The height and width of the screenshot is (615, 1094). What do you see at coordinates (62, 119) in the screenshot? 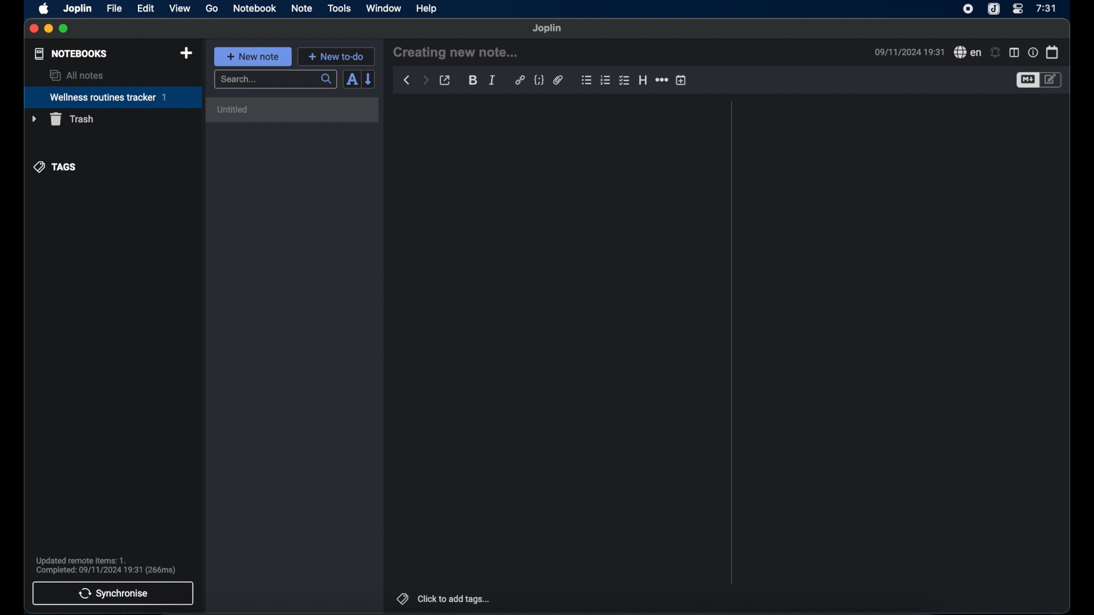
I see `trash` at bounding box center [62, 119].